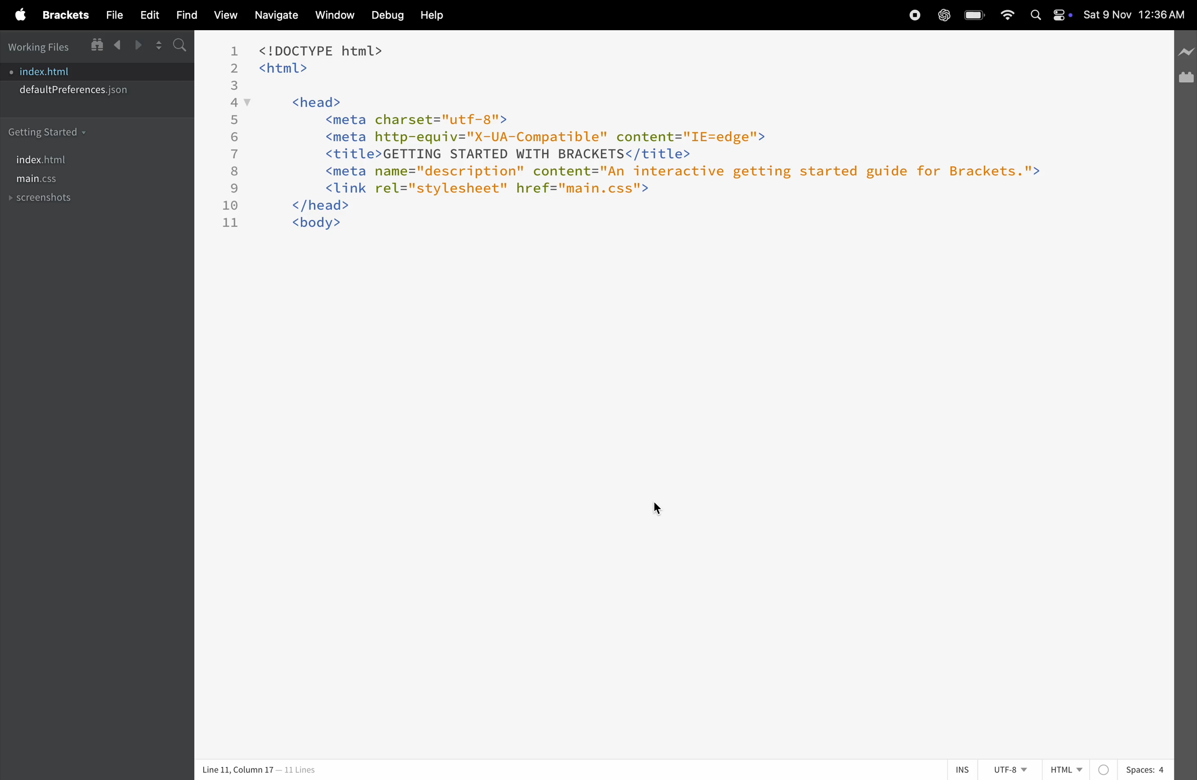  What do you see at coordinates (141, 46) in the screenshot?
I see `next file` at bounding box center [141, 46].